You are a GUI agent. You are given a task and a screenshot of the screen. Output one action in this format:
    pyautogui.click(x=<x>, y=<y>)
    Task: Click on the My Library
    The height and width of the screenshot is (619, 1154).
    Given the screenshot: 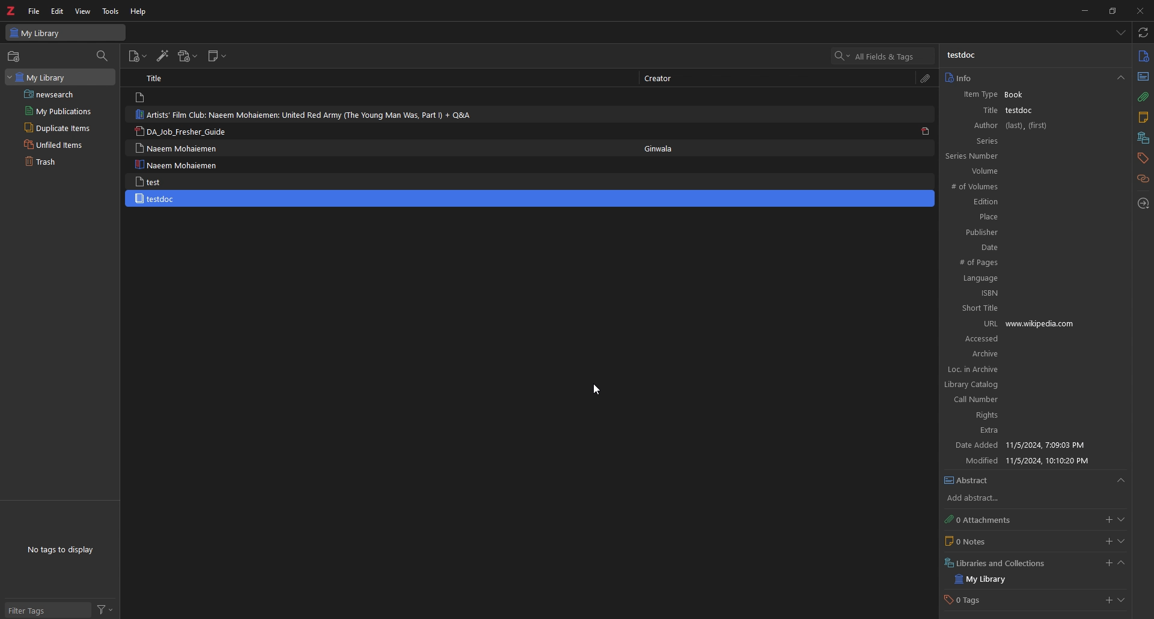 What is the action you would take?
    pyautogui.click(x=66, y=33)
    